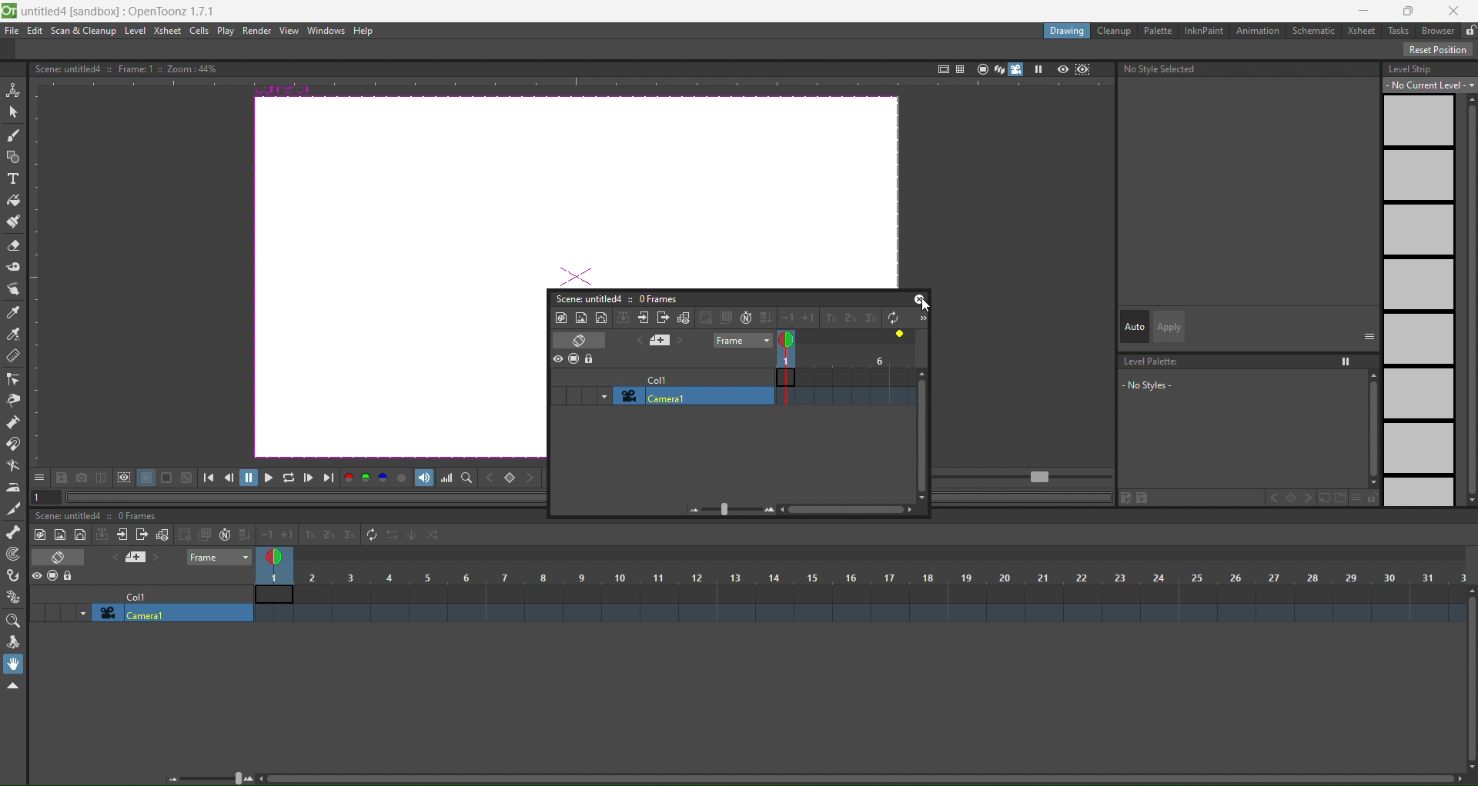  I want to click on col1, so click(657, 378).